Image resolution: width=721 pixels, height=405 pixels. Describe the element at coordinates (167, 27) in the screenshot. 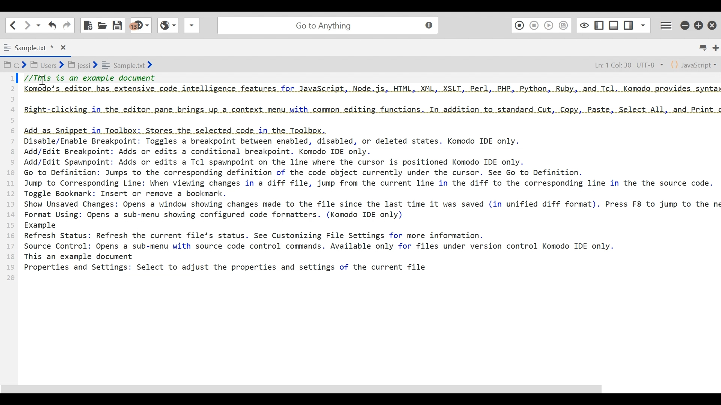

I see `web` at that location.